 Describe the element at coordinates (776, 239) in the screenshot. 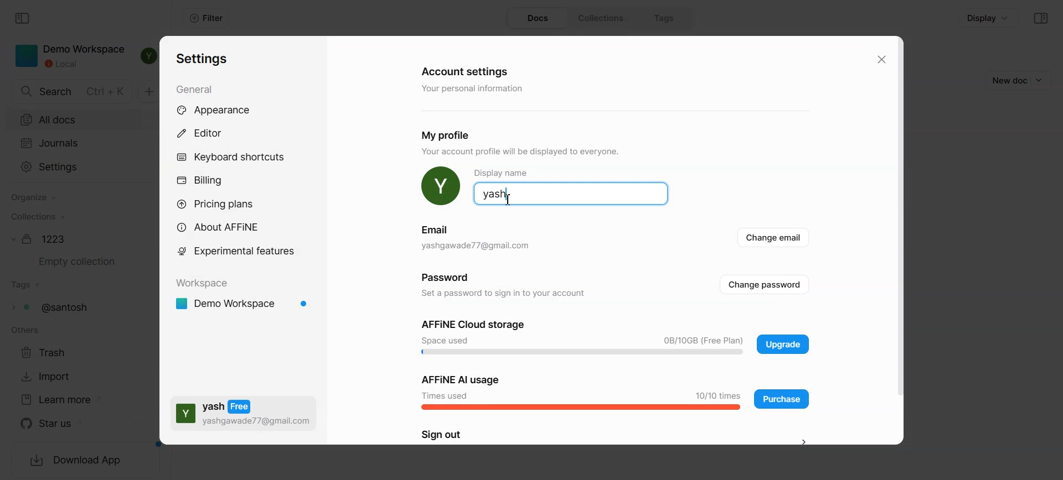

I see `Change email` at that location.